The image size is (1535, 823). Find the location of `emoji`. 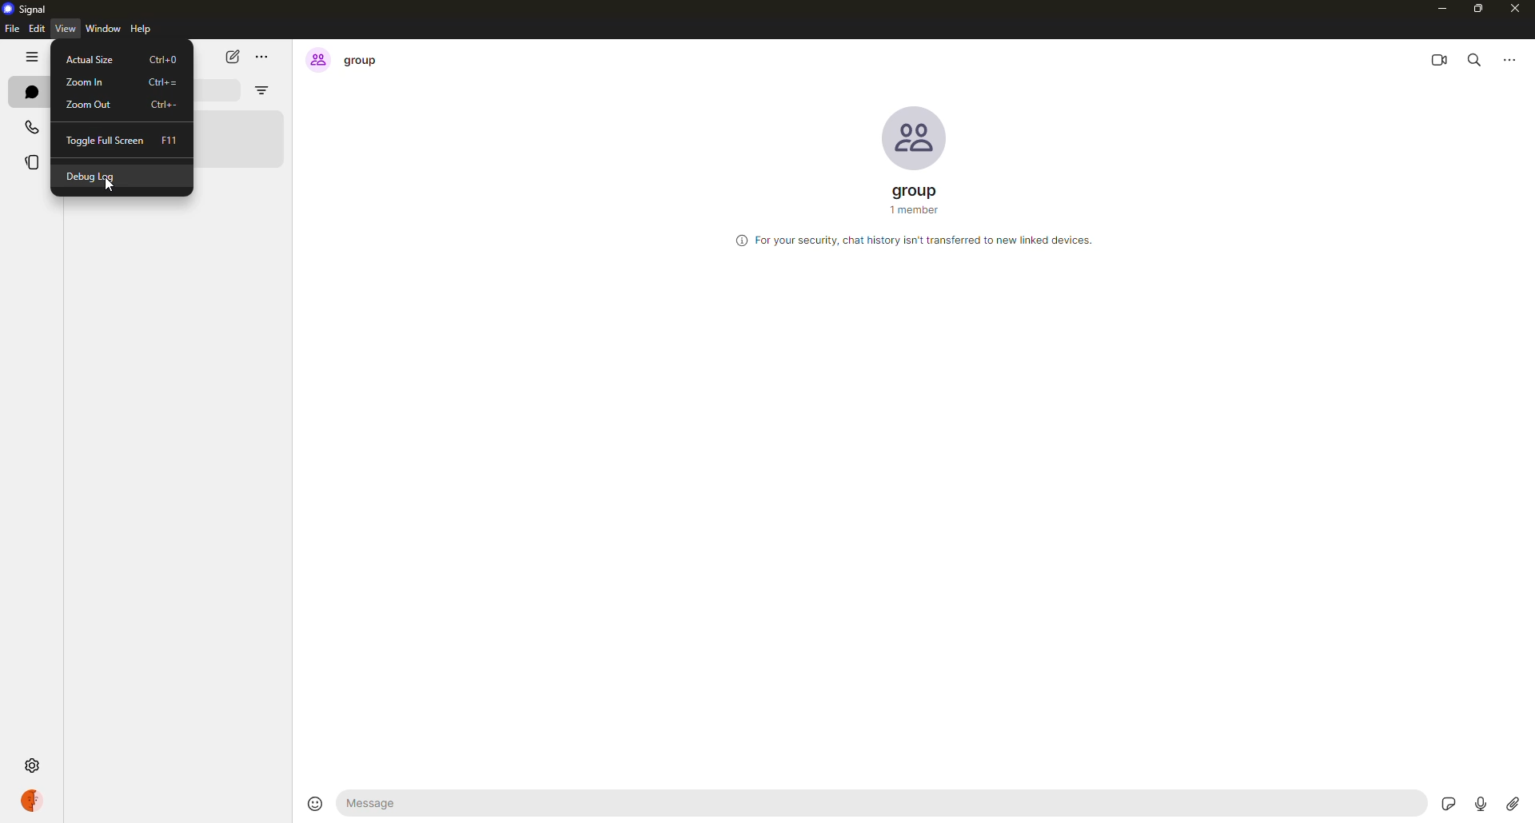

emoji is located at coordinates (313, 802).